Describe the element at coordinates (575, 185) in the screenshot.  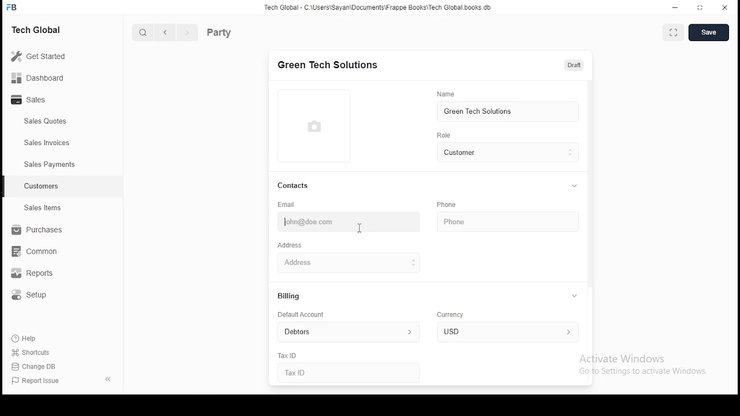
I see `collapse` at that location.